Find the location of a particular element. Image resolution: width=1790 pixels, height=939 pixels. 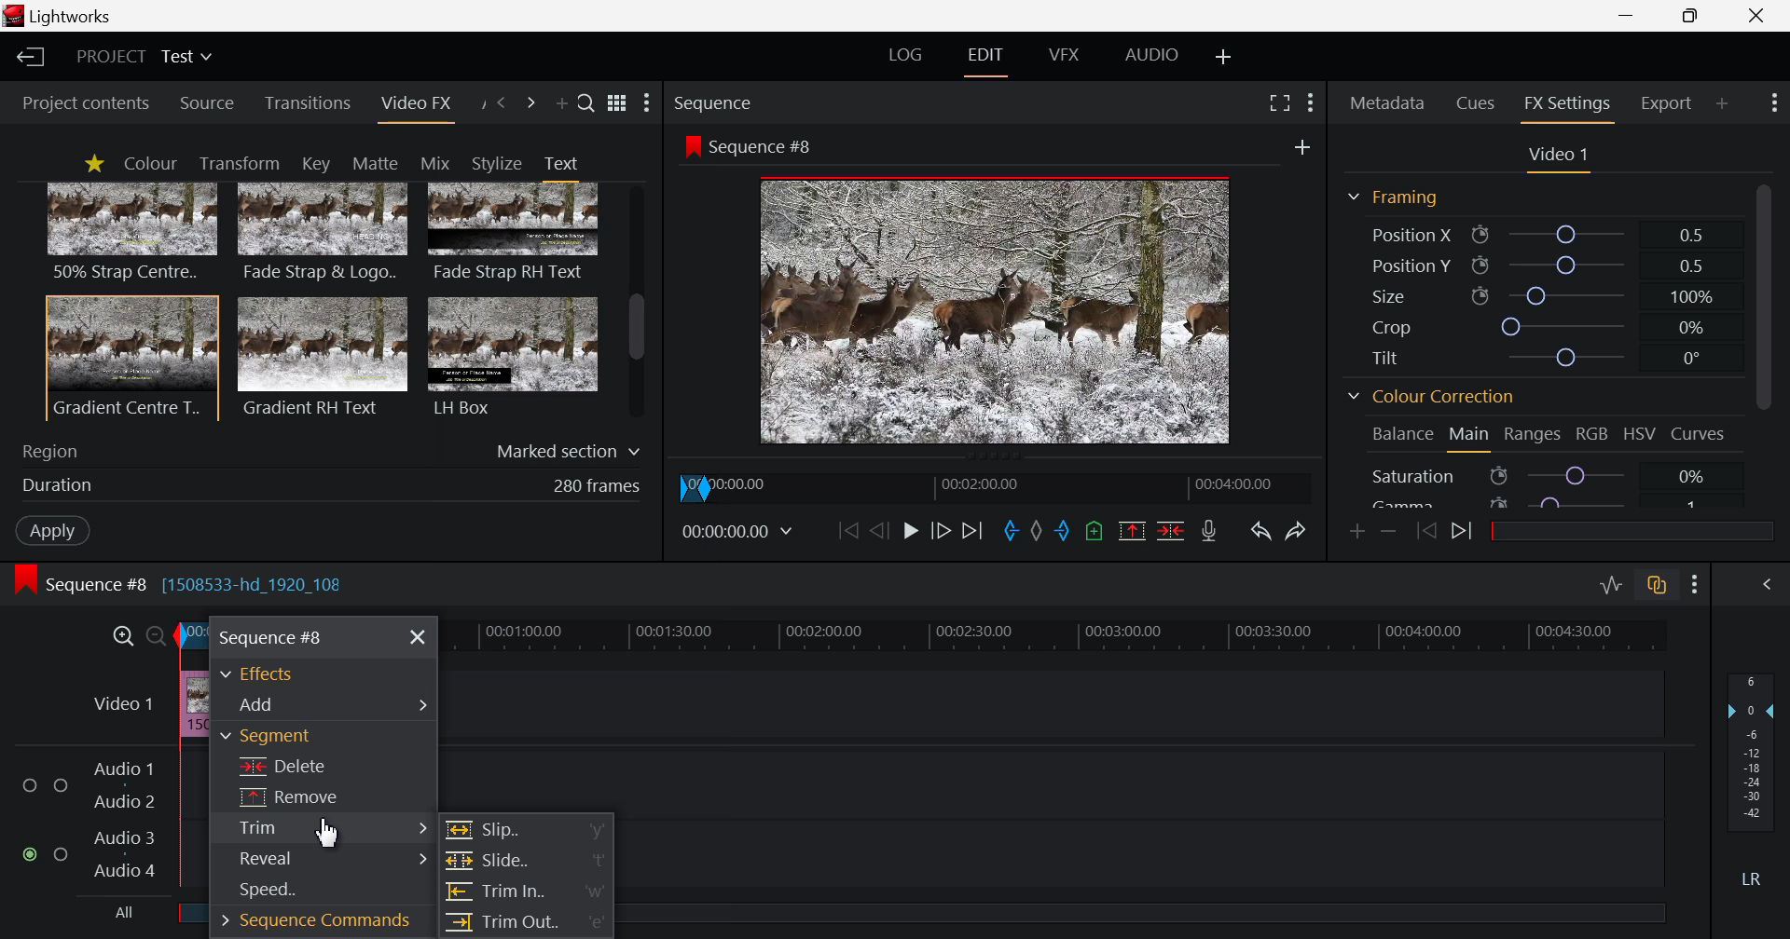

Go Back is located at coordinates (879, 530).